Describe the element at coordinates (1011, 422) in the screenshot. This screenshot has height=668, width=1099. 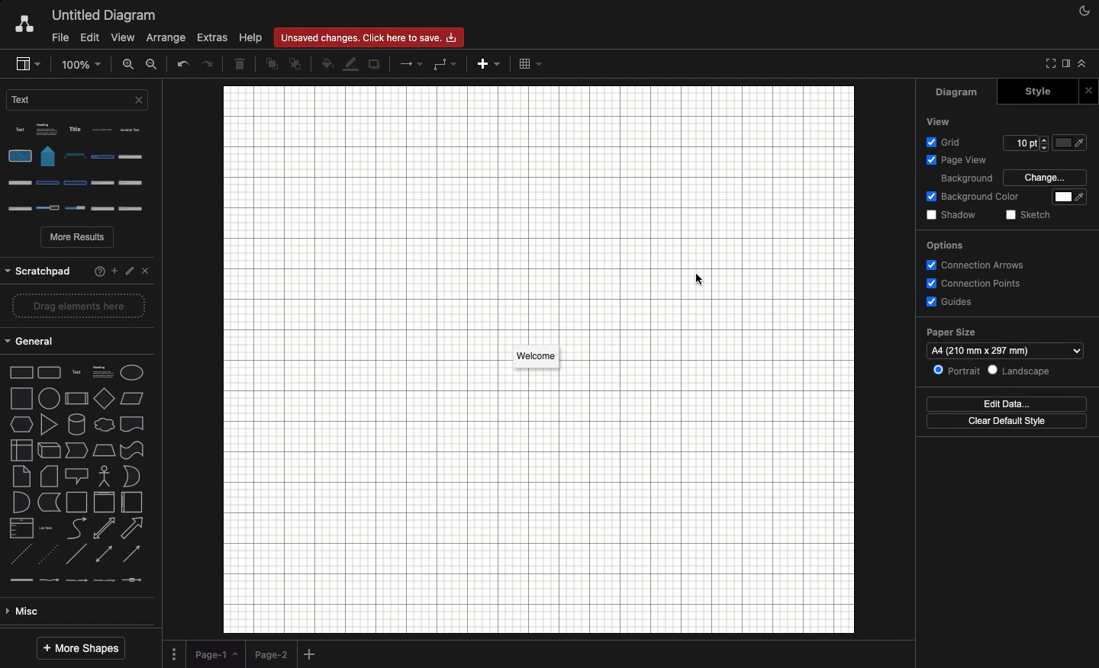
I see `Change default style` at that location.